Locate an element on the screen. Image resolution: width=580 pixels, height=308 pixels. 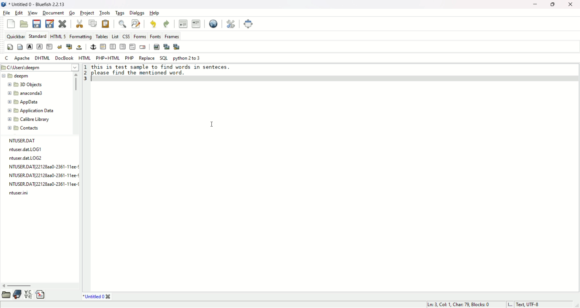
REPLACE is located at coordinates (147, 58).